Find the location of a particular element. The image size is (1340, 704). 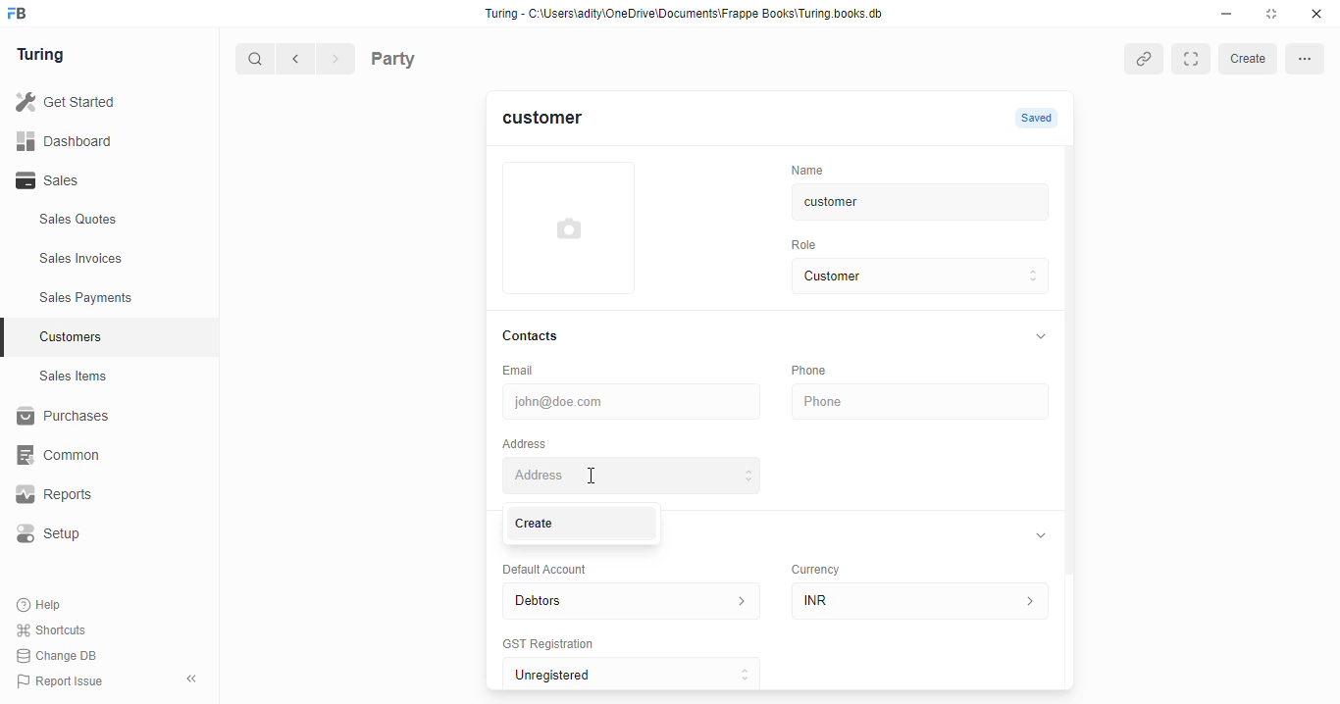

Debtors is located at coordinates (628, 599).